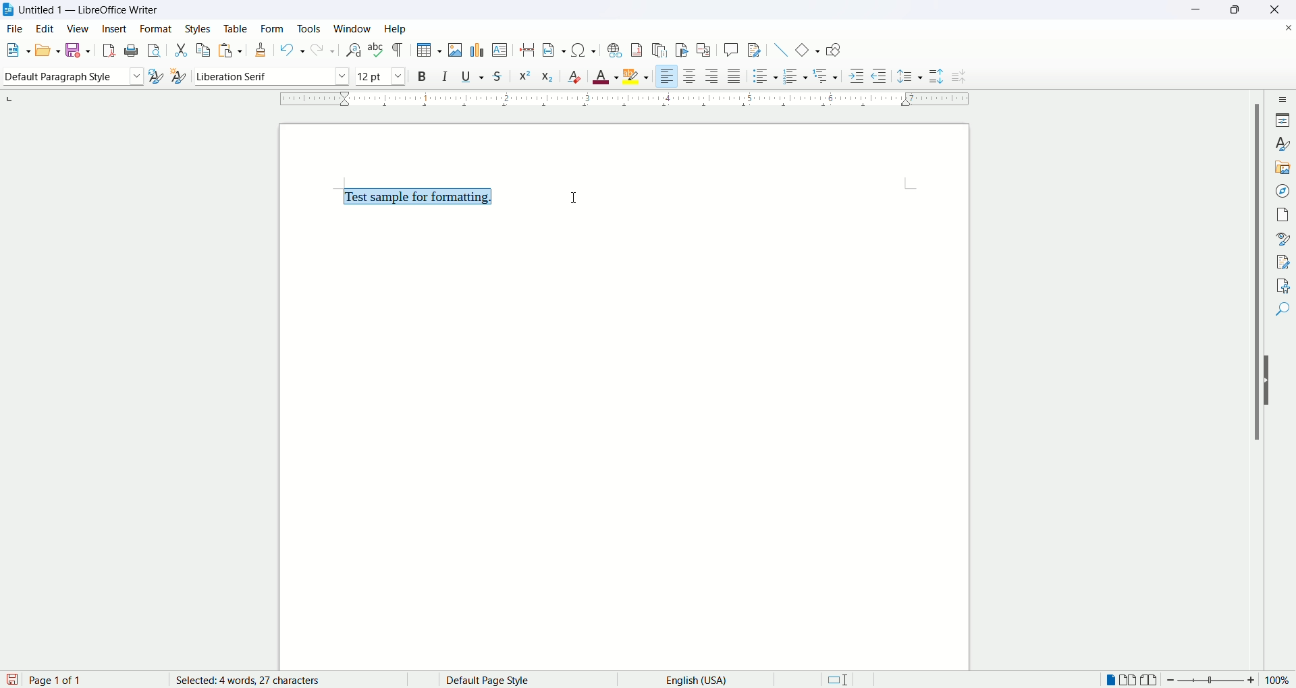 The image size is (1296, 688). What do you see at coordinates (711, 76) in the screenshot?
I see `align right` at bounding box center [711, 76].